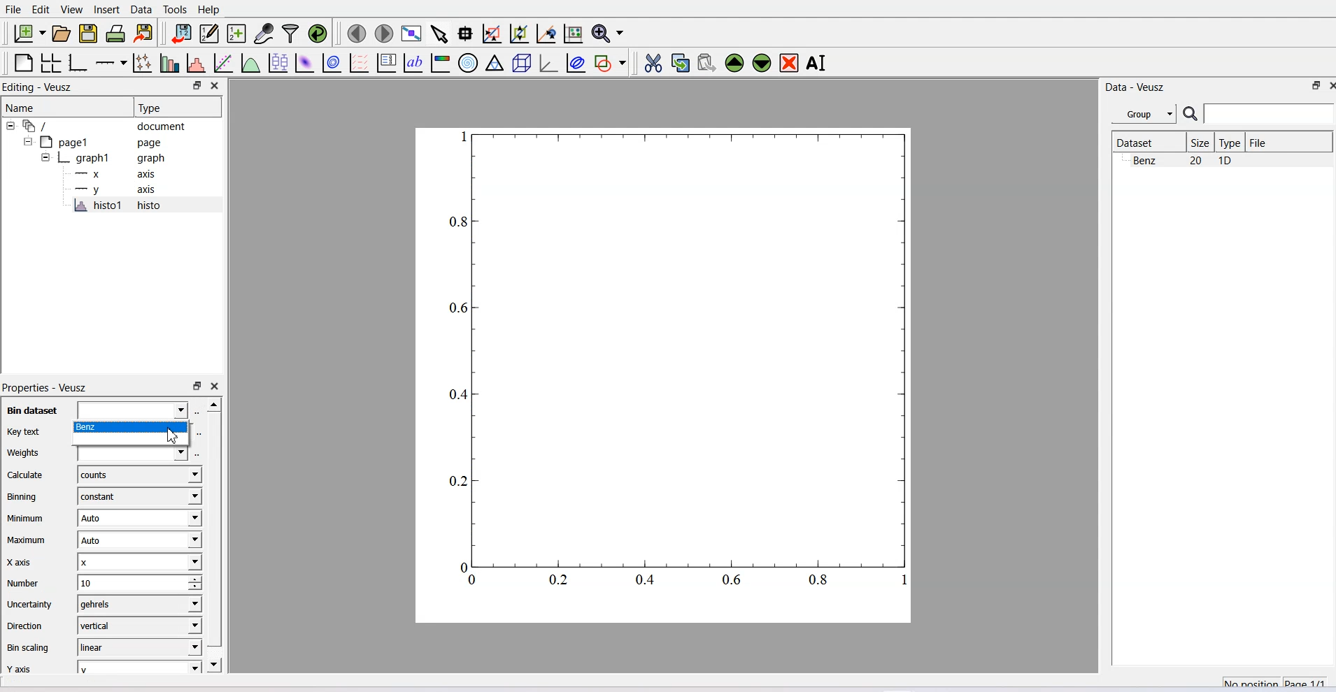 This screenshot has height=692, width=1336. What do you see at coordinates (1201, 142) in the screenshot?
I see `Size` at bounding box center [1201, 142].